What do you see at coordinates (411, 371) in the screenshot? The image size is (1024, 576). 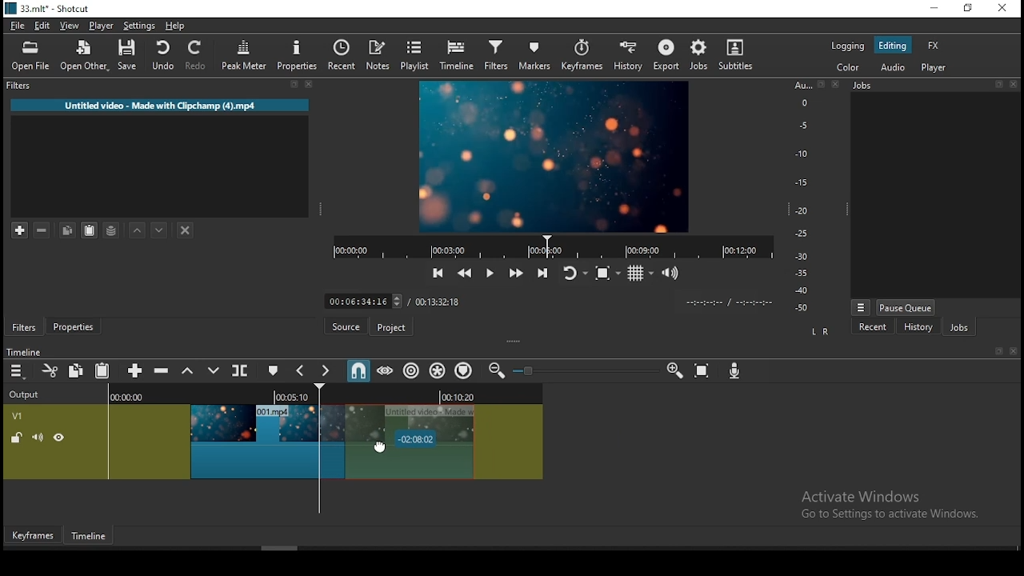 I see `ripple` at bounding box center [411, 371].